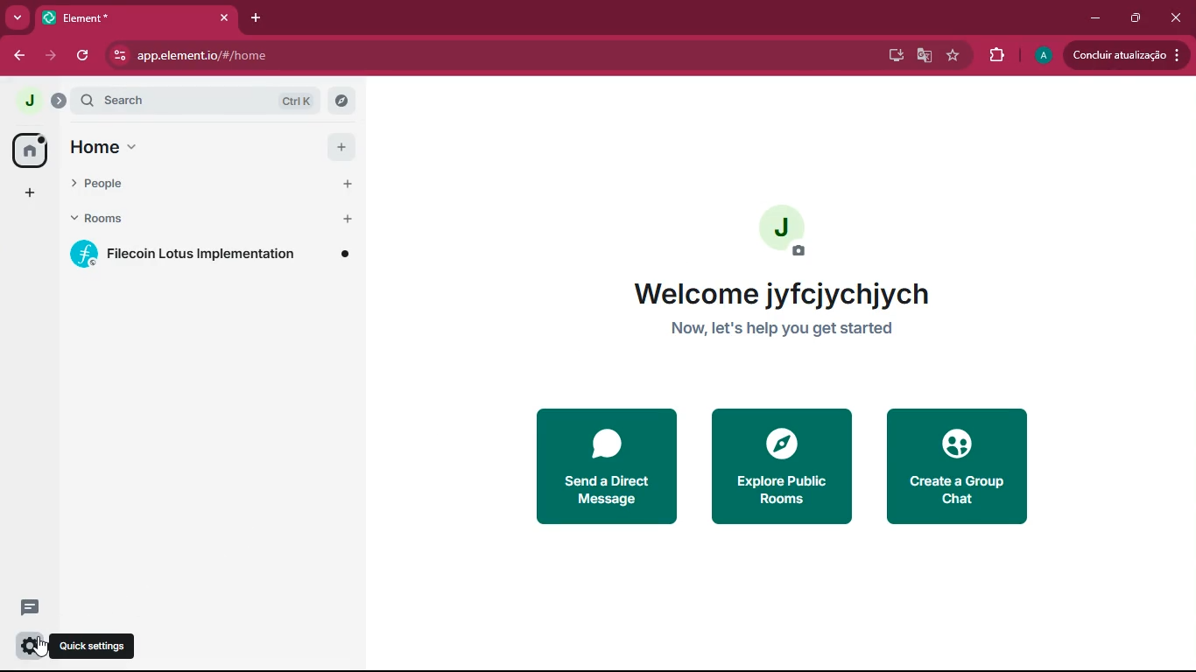 The width and height of the screenshot is (1196, 672). I want to click on rooms, so click(183, 219).